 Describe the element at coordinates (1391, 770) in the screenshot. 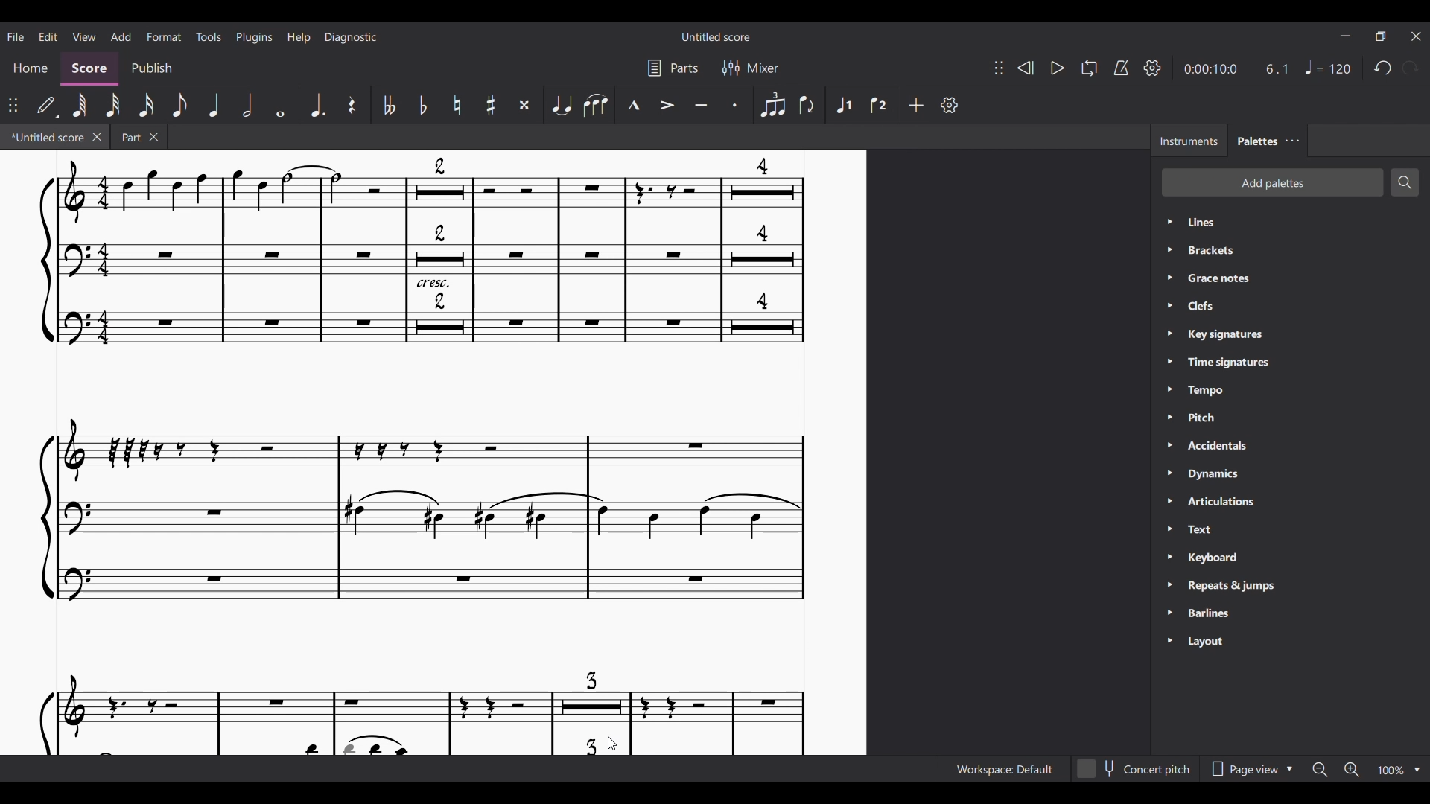

I see `Current zoom factor` at that location.